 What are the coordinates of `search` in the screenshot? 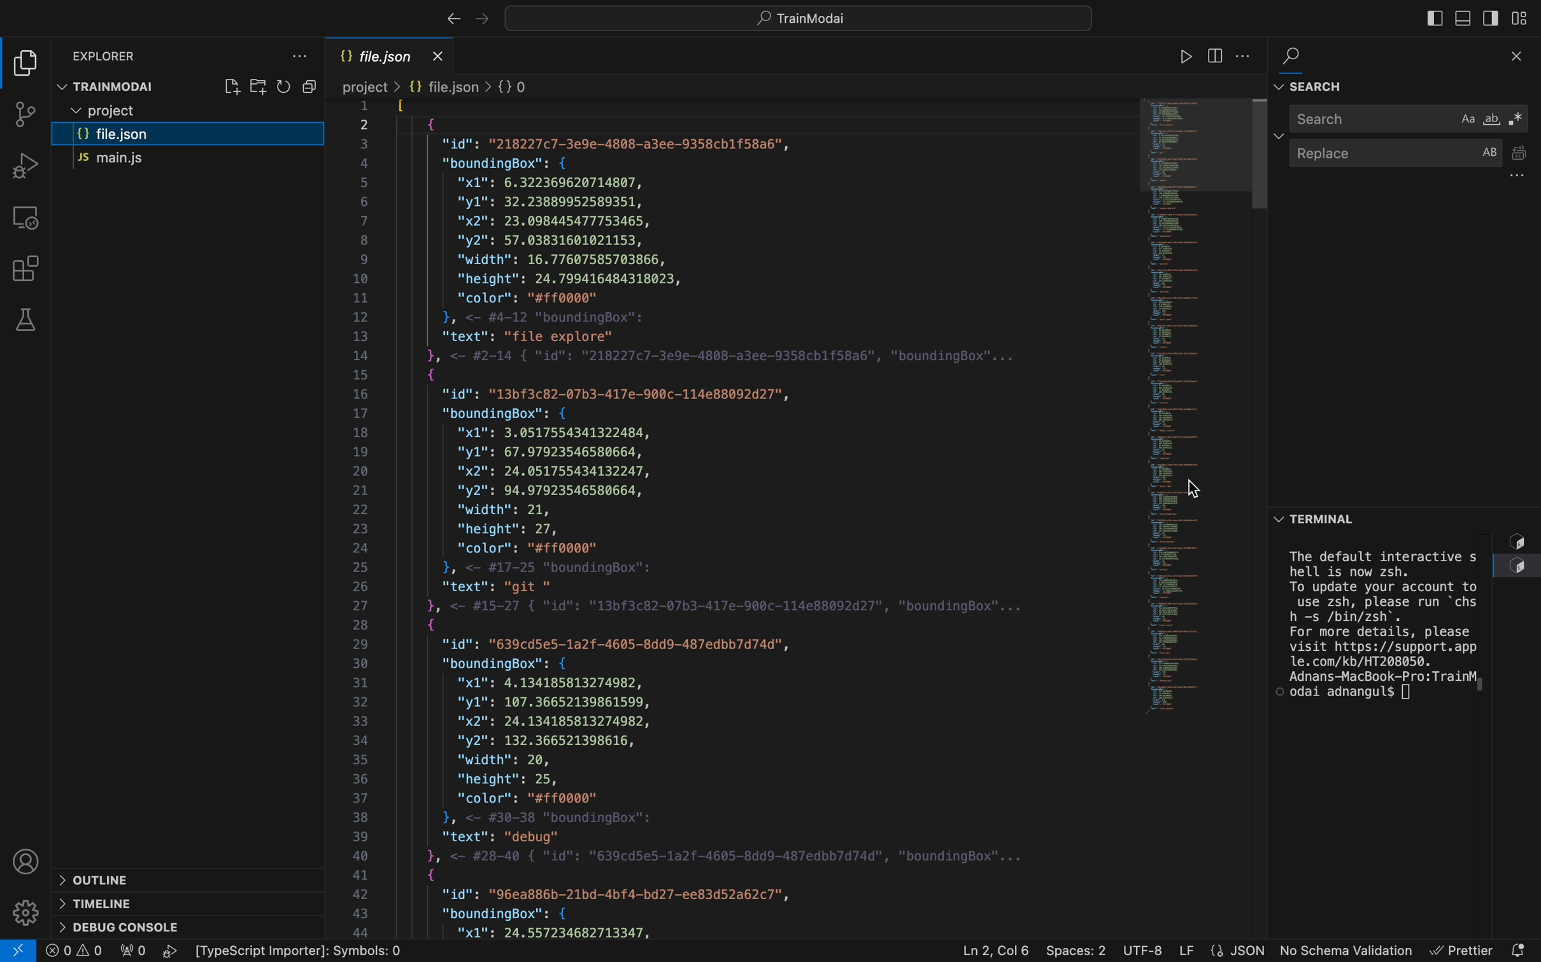 It's located at (1410, 119).